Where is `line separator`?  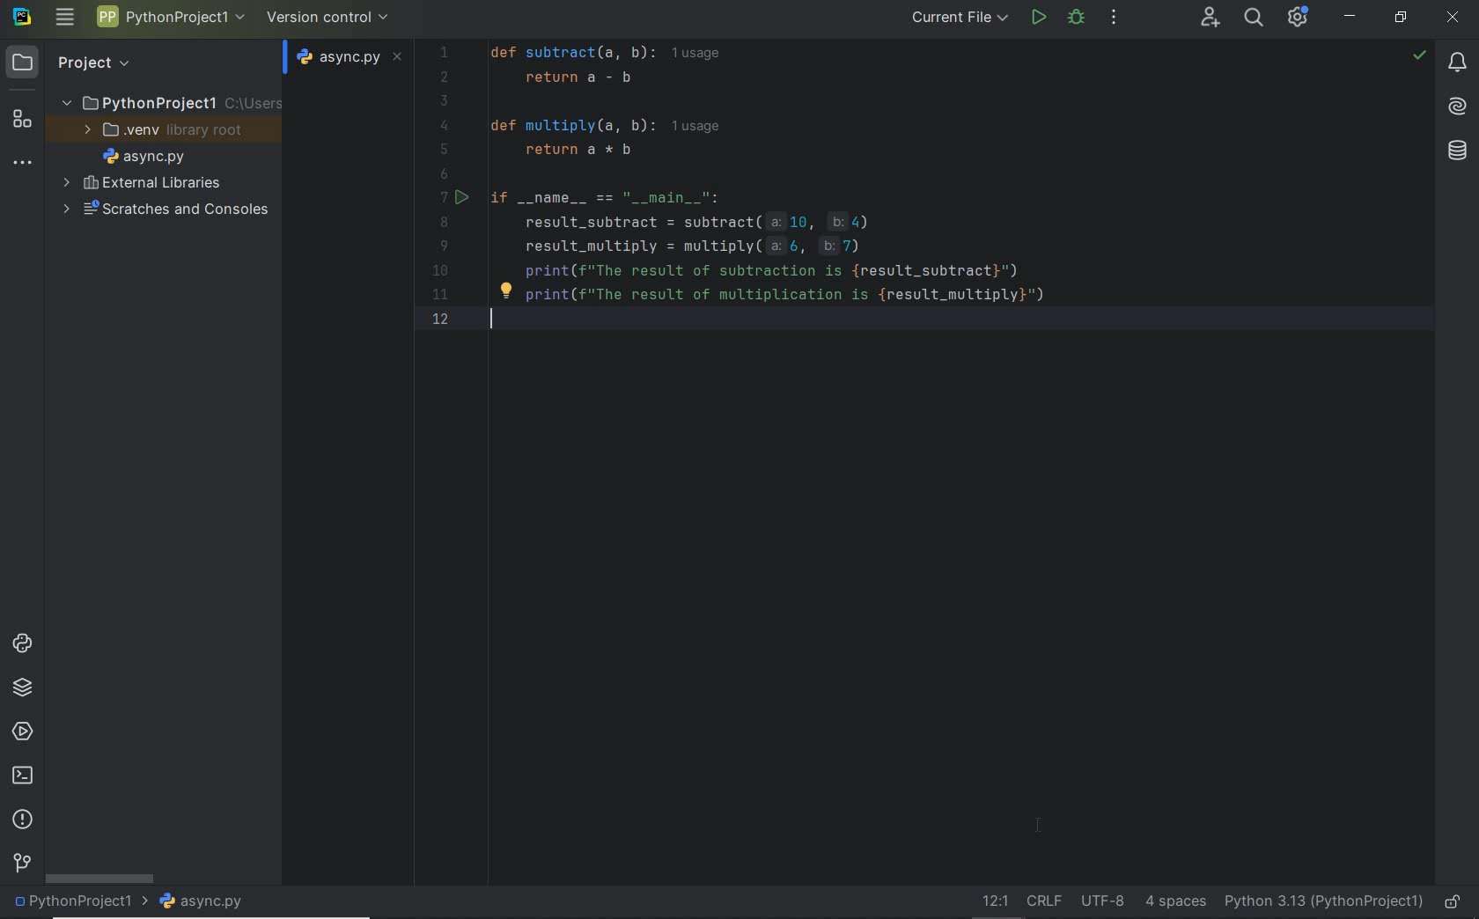 line separator is located at coordinates (1041, 899).